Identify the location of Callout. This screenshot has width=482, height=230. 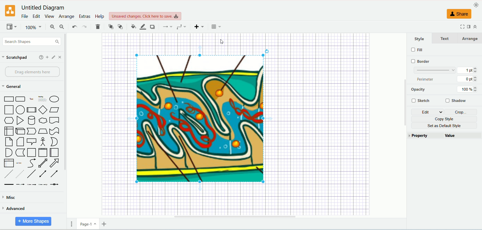
(31, 142).